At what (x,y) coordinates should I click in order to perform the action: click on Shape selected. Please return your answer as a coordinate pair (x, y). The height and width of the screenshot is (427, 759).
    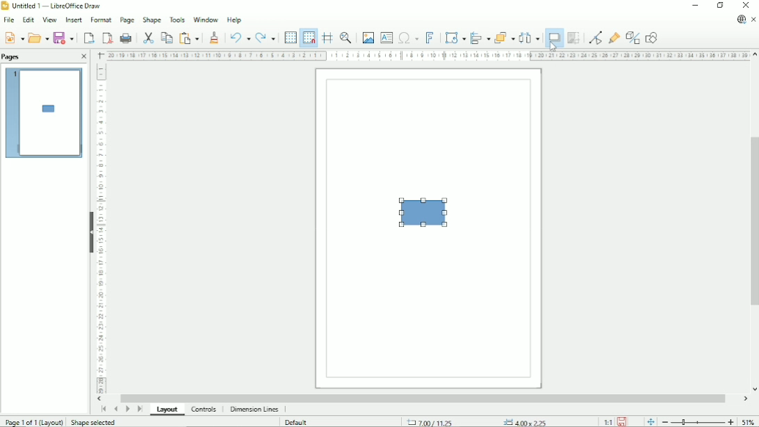
    Looking at the image, I should click on (93, 422).